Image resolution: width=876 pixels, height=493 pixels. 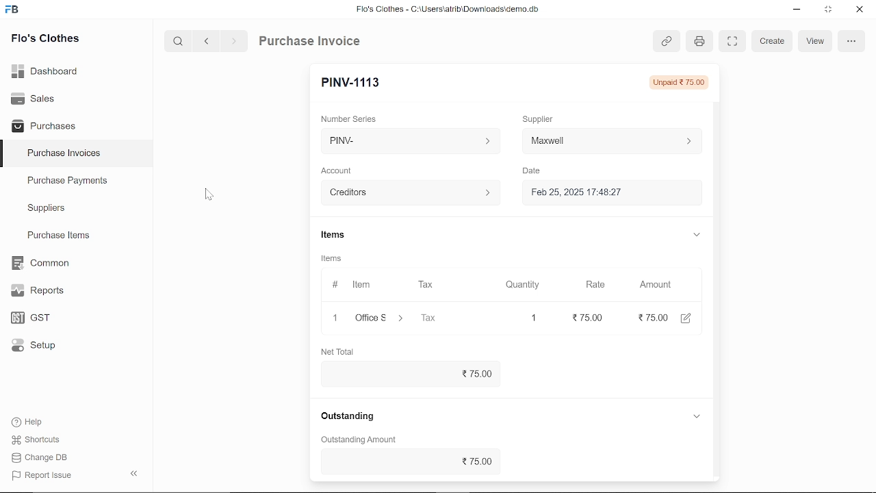 I want to click on minimize, so click(x=795, y=10).